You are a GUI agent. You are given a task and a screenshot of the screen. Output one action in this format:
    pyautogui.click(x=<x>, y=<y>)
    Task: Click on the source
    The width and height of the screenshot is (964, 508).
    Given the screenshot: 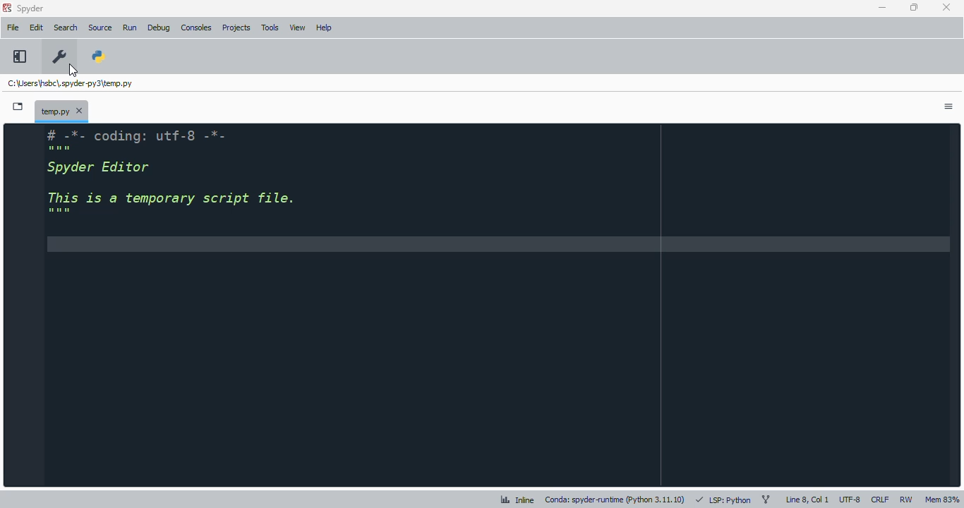 What is the action you would take?
    pyautogui.click(x=100, y=28)
    